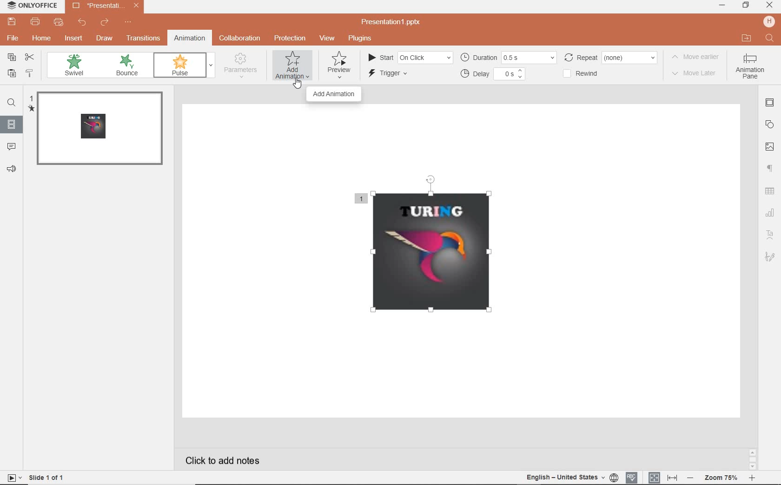  I want to click on move later, so click(695, 74).